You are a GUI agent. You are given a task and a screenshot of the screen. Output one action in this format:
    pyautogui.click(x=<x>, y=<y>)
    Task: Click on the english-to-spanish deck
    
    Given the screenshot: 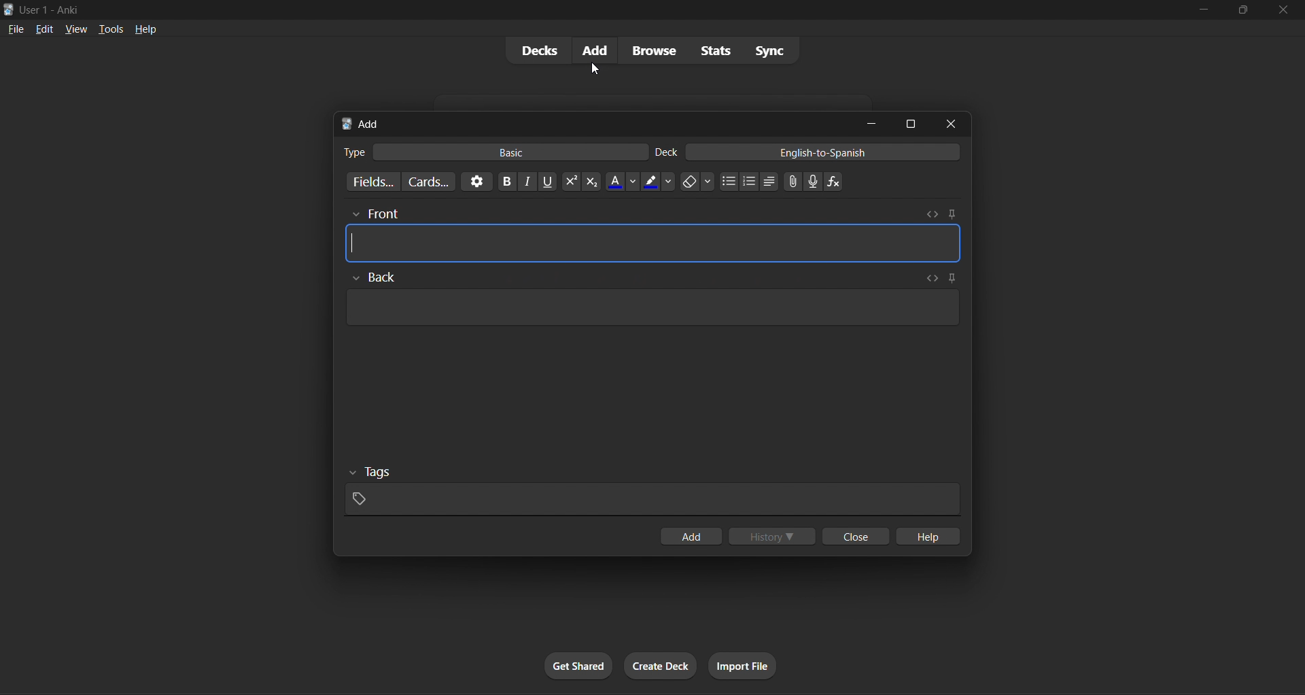 What is the action you would take?
    pyautogui.click(x=808, y=154)
    